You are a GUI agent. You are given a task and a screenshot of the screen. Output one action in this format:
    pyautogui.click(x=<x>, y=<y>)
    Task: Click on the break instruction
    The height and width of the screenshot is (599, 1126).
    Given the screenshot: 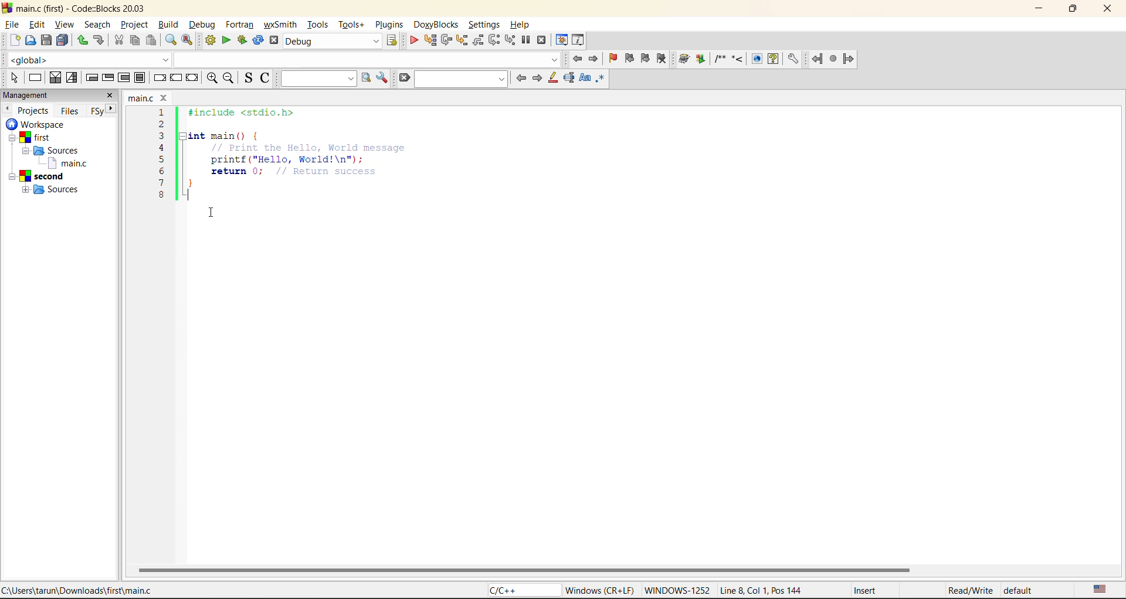 What is the action you would take?
    pyautogui.click(x=158, y=77)
    